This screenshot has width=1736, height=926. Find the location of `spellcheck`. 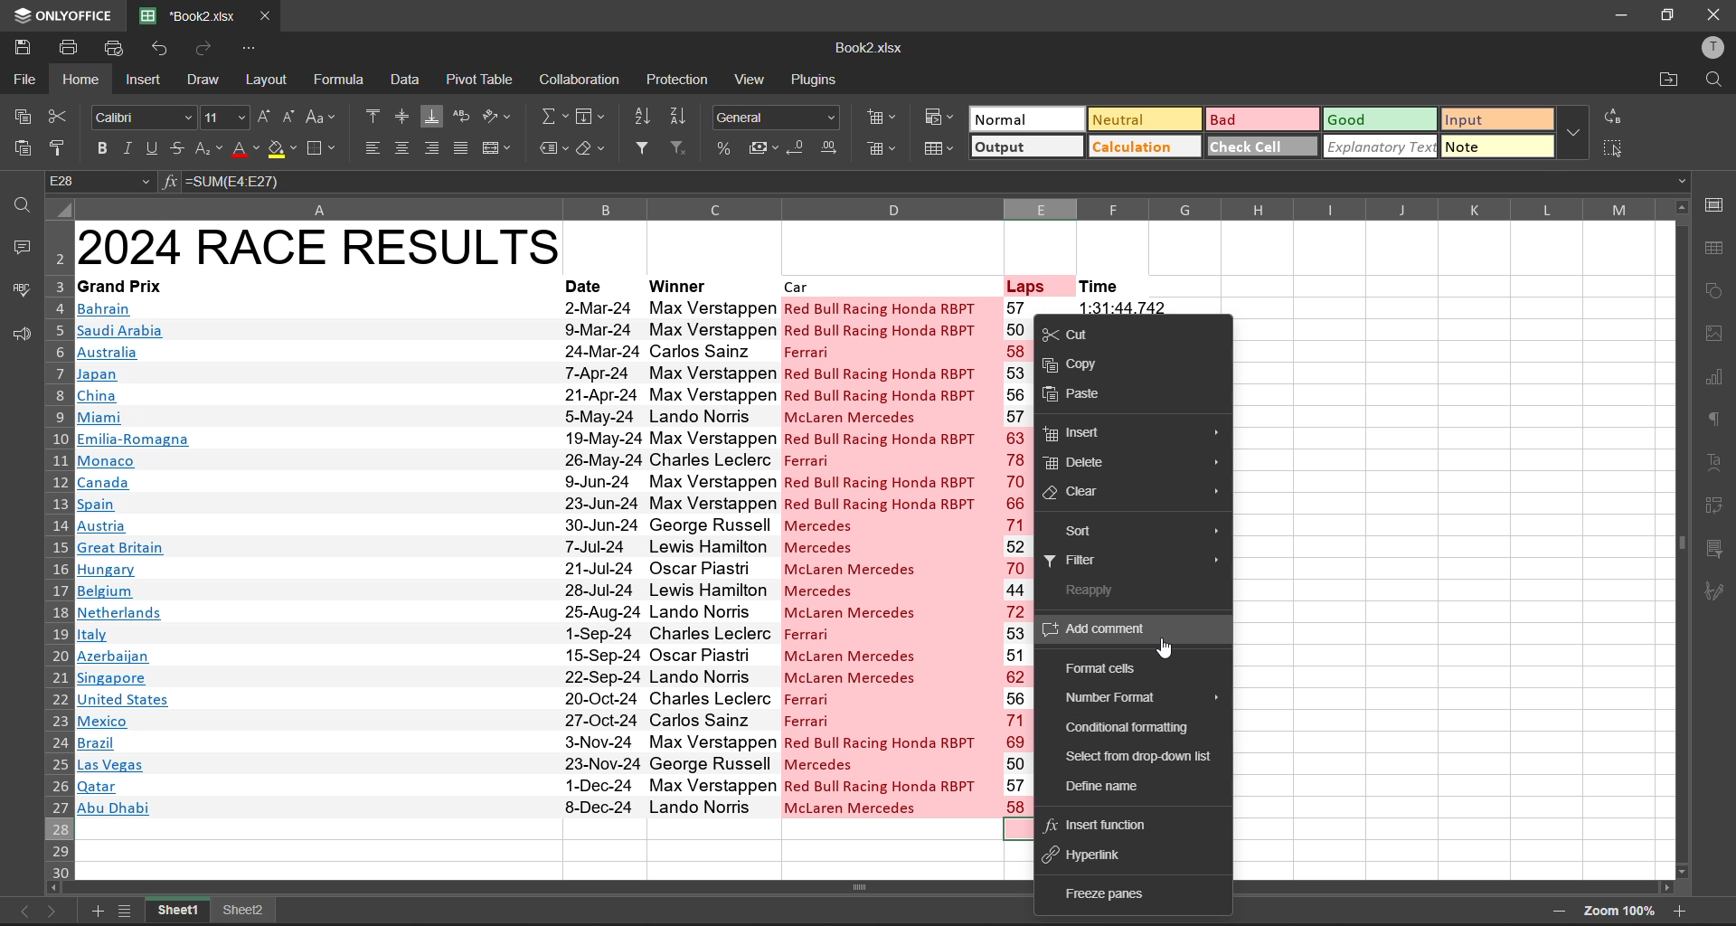

spellcheck is located at coordinates (18, 292).